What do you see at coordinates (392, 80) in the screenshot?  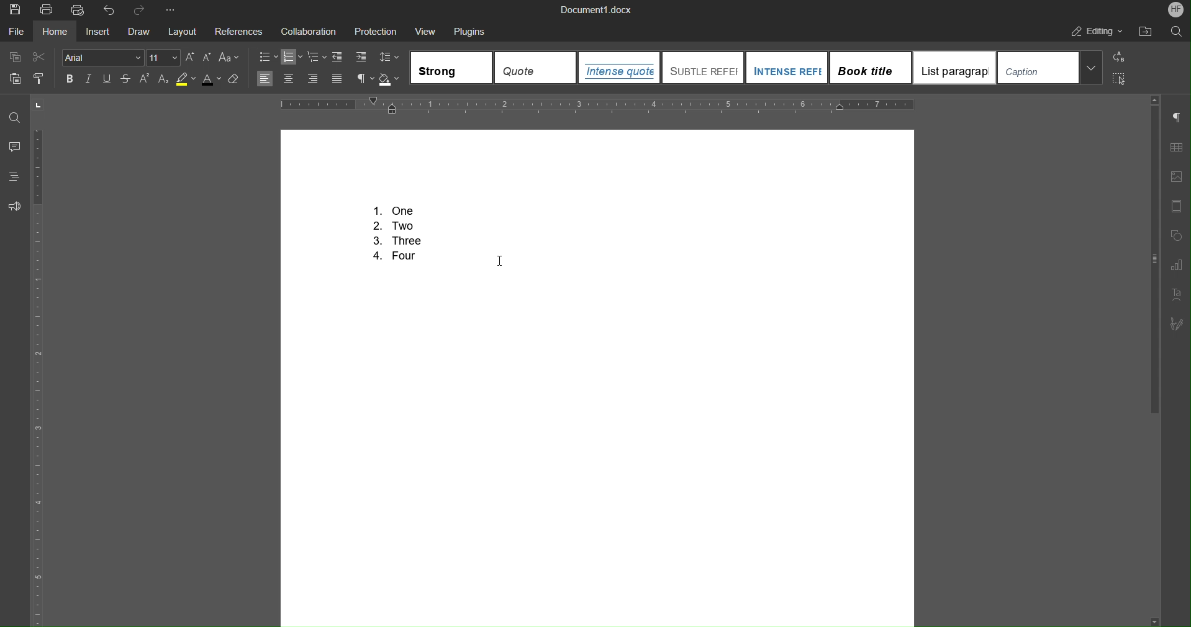 I see `Shadow` at bounding box center [392, 80].